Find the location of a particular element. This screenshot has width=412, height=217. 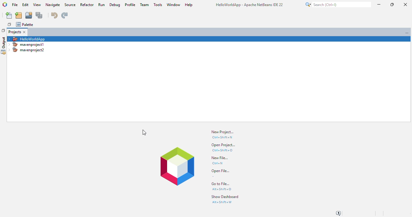

restore window group is located at coordinates (9, 24).